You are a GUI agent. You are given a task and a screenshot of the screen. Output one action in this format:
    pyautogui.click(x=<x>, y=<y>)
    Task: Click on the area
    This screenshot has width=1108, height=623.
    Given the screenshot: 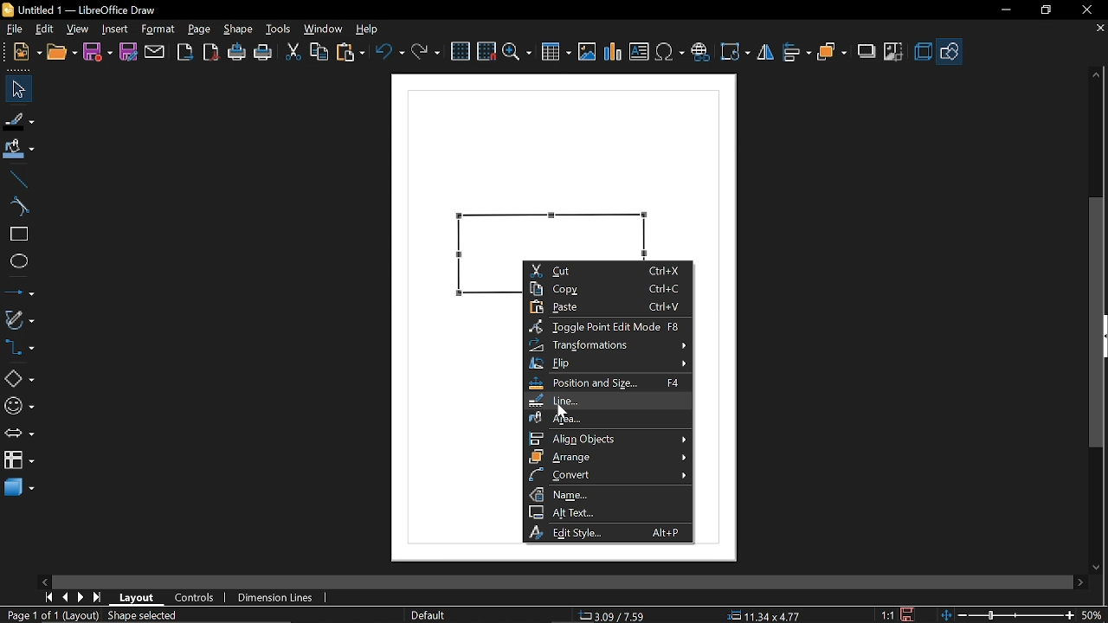 What is the action you would take?
    pyautogui.click(x=604, y=419)
    